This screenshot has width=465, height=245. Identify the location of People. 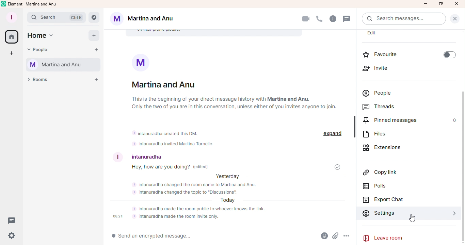
(43, 51).